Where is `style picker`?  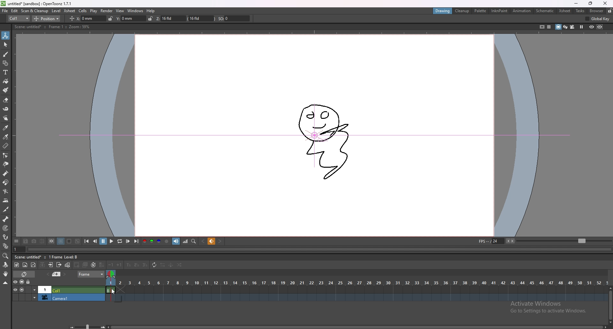
style picker is located at coordinates (6, 127).